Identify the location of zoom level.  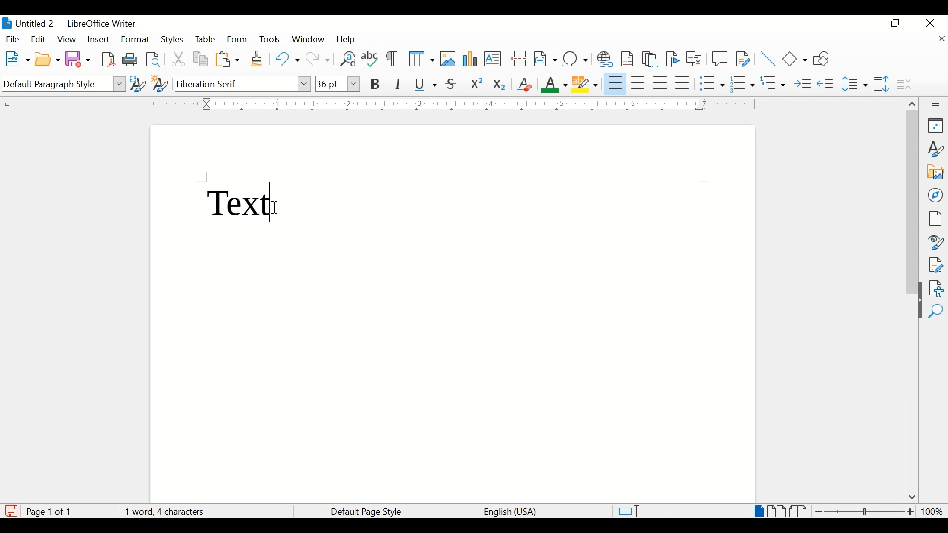
(932, 511).